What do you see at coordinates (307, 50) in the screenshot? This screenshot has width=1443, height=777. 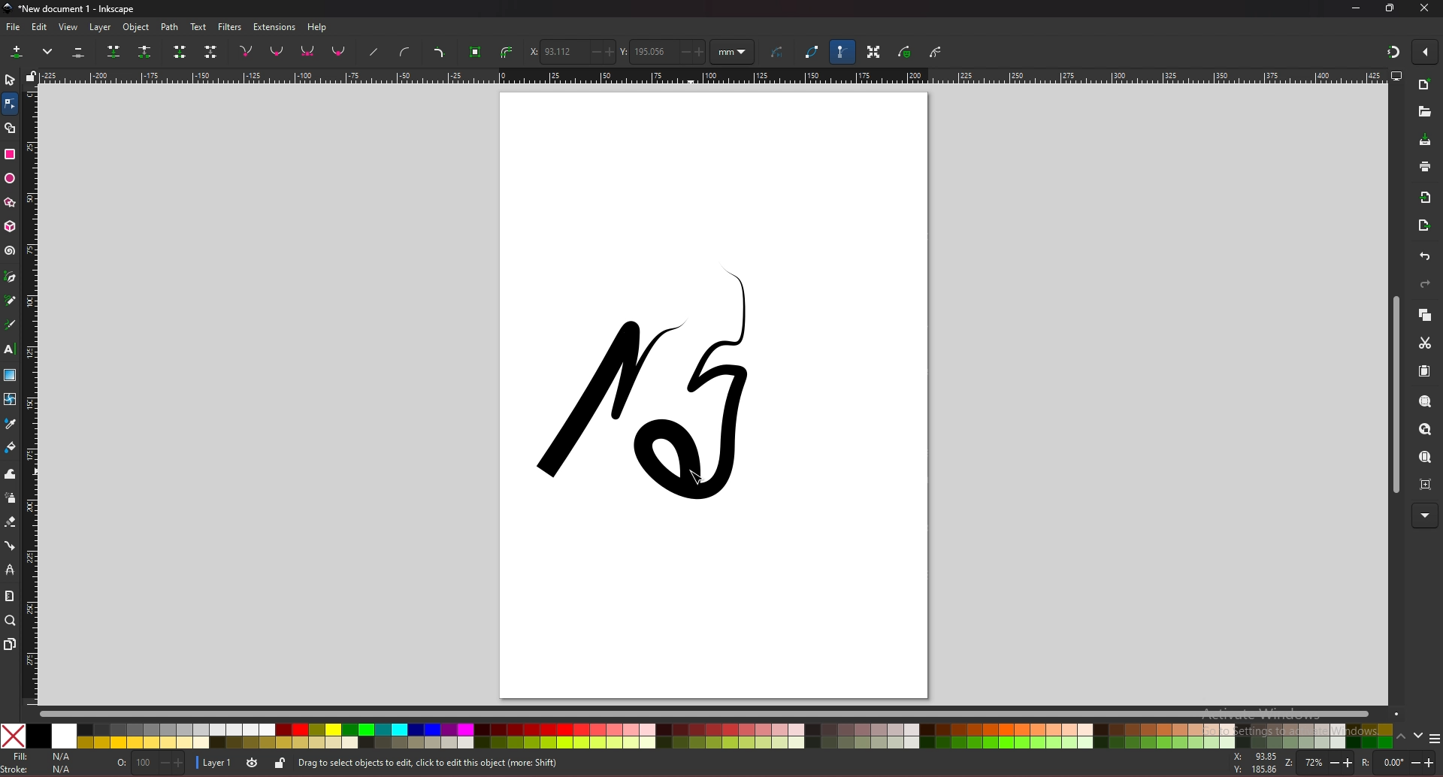 I see `symmetric node` at bounding box center [307, 50].